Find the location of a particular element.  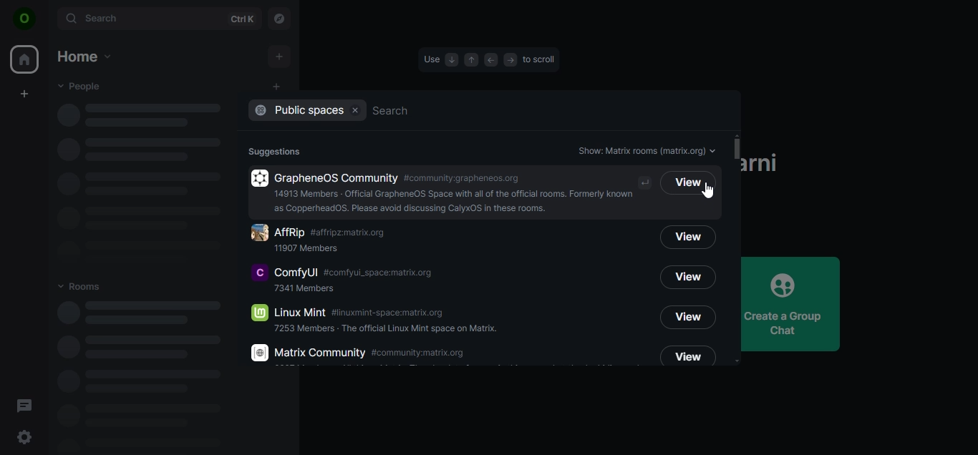

people is located at coordinates (80, 87).